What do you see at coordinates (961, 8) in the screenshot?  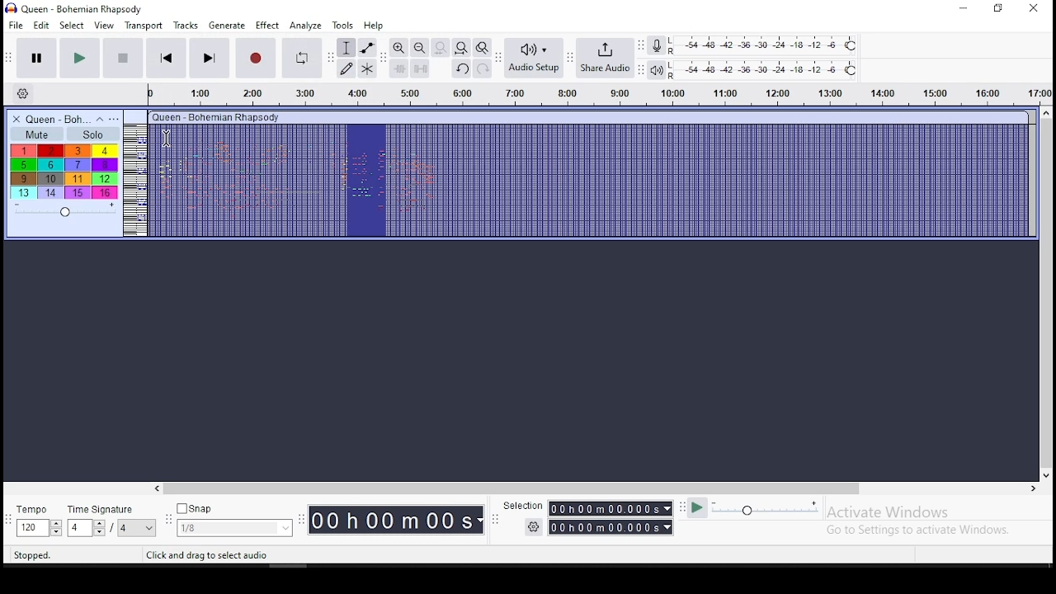 I see `minimize` at bounding box center [961, 8].